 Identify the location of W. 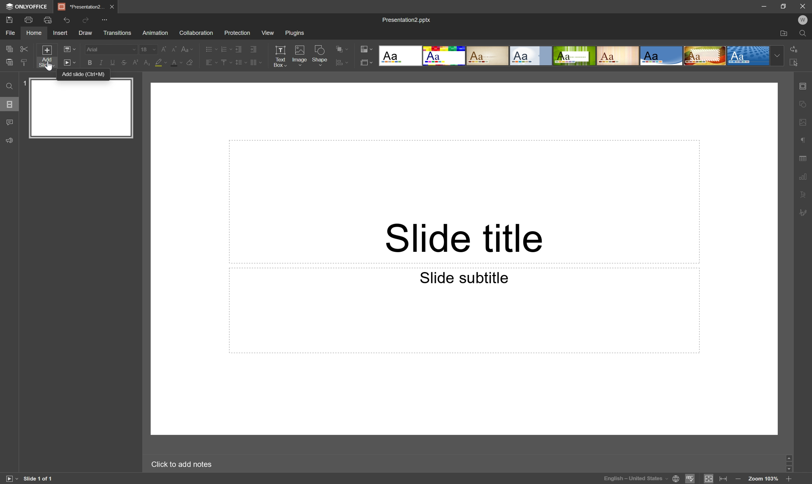
(802, 18).